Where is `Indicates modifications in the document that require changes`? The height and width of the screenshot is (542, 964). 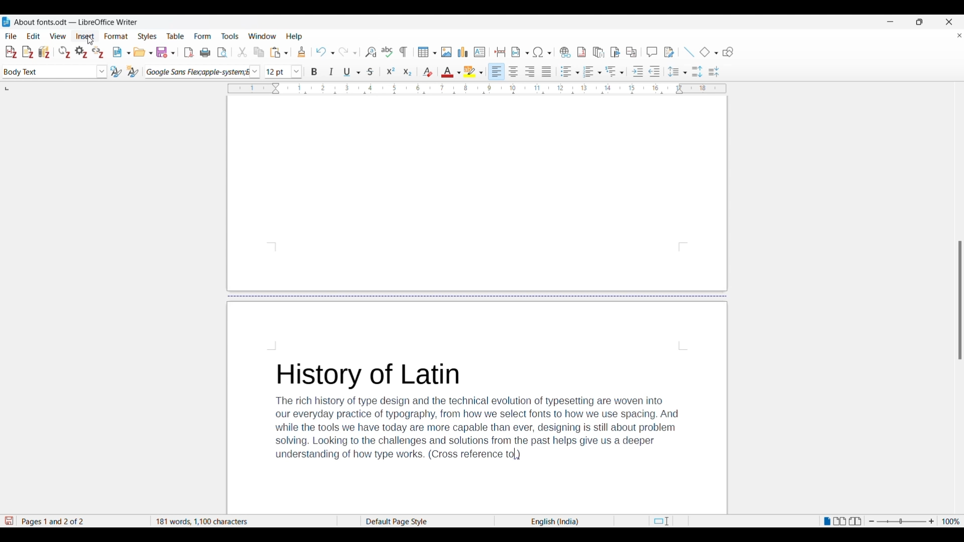
Indicates modifications in the document that require changes is located at coordinates (9, 521).